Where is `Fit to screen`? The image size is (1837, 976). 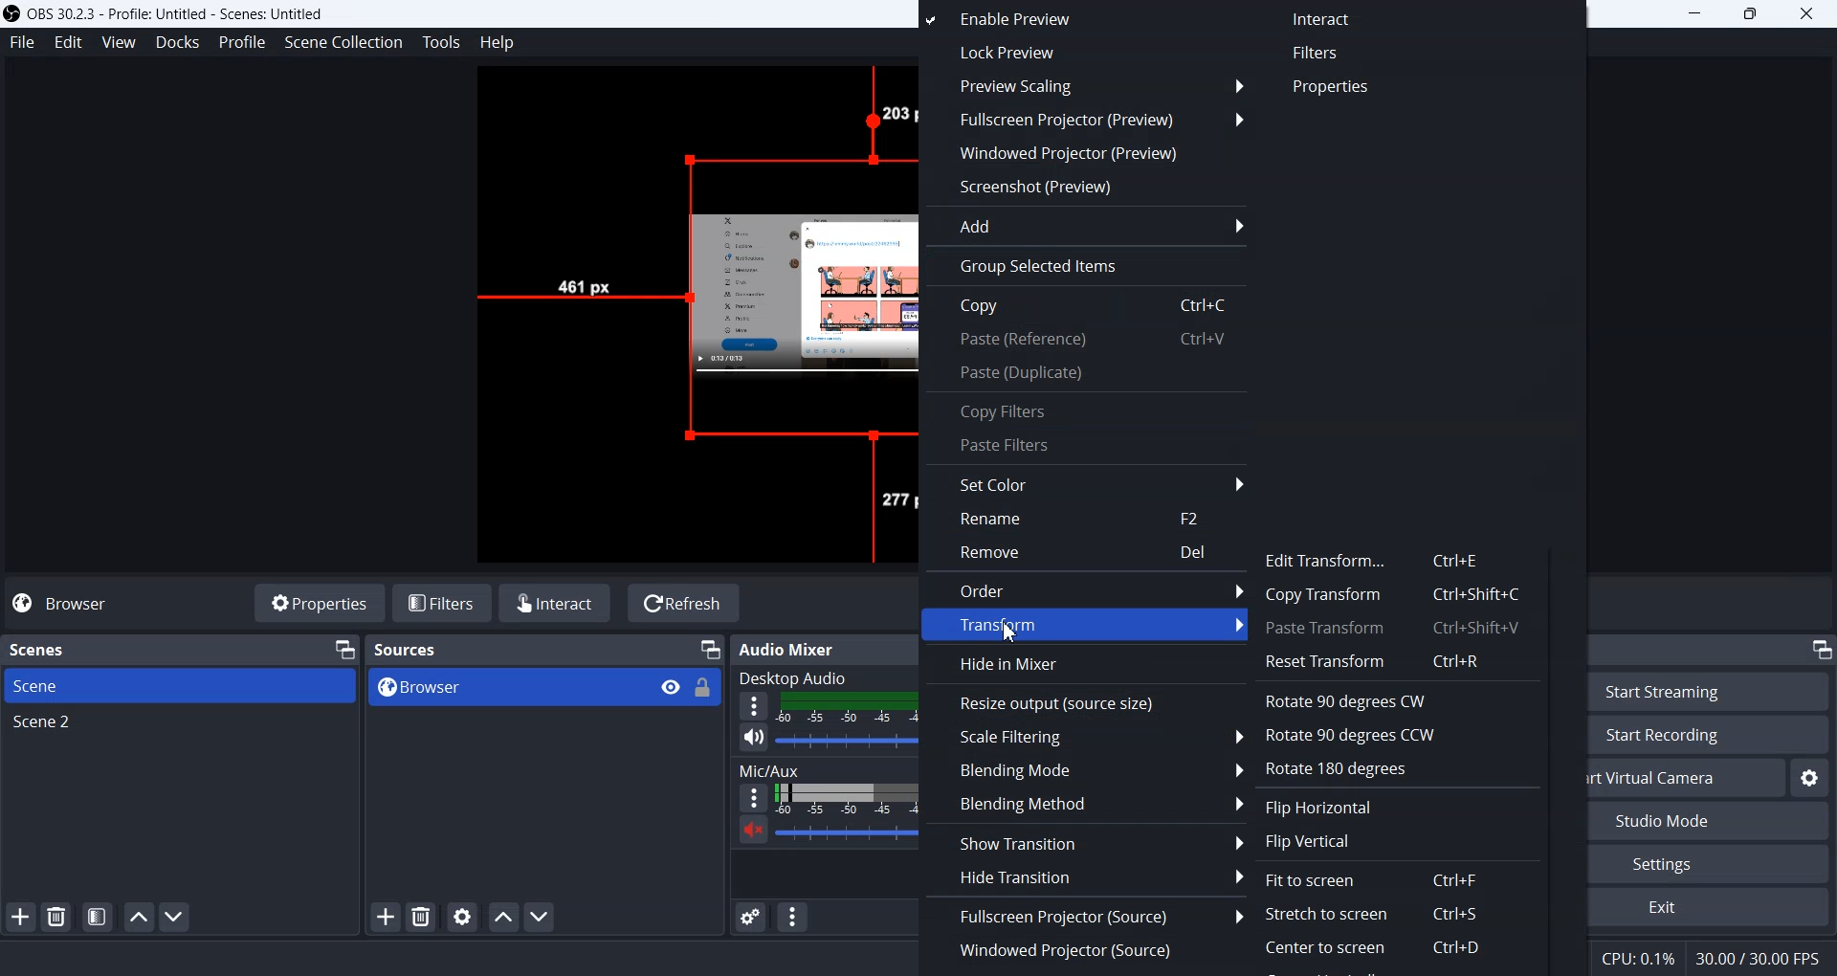
Fit to screen is located at coordinates (1374, 877).